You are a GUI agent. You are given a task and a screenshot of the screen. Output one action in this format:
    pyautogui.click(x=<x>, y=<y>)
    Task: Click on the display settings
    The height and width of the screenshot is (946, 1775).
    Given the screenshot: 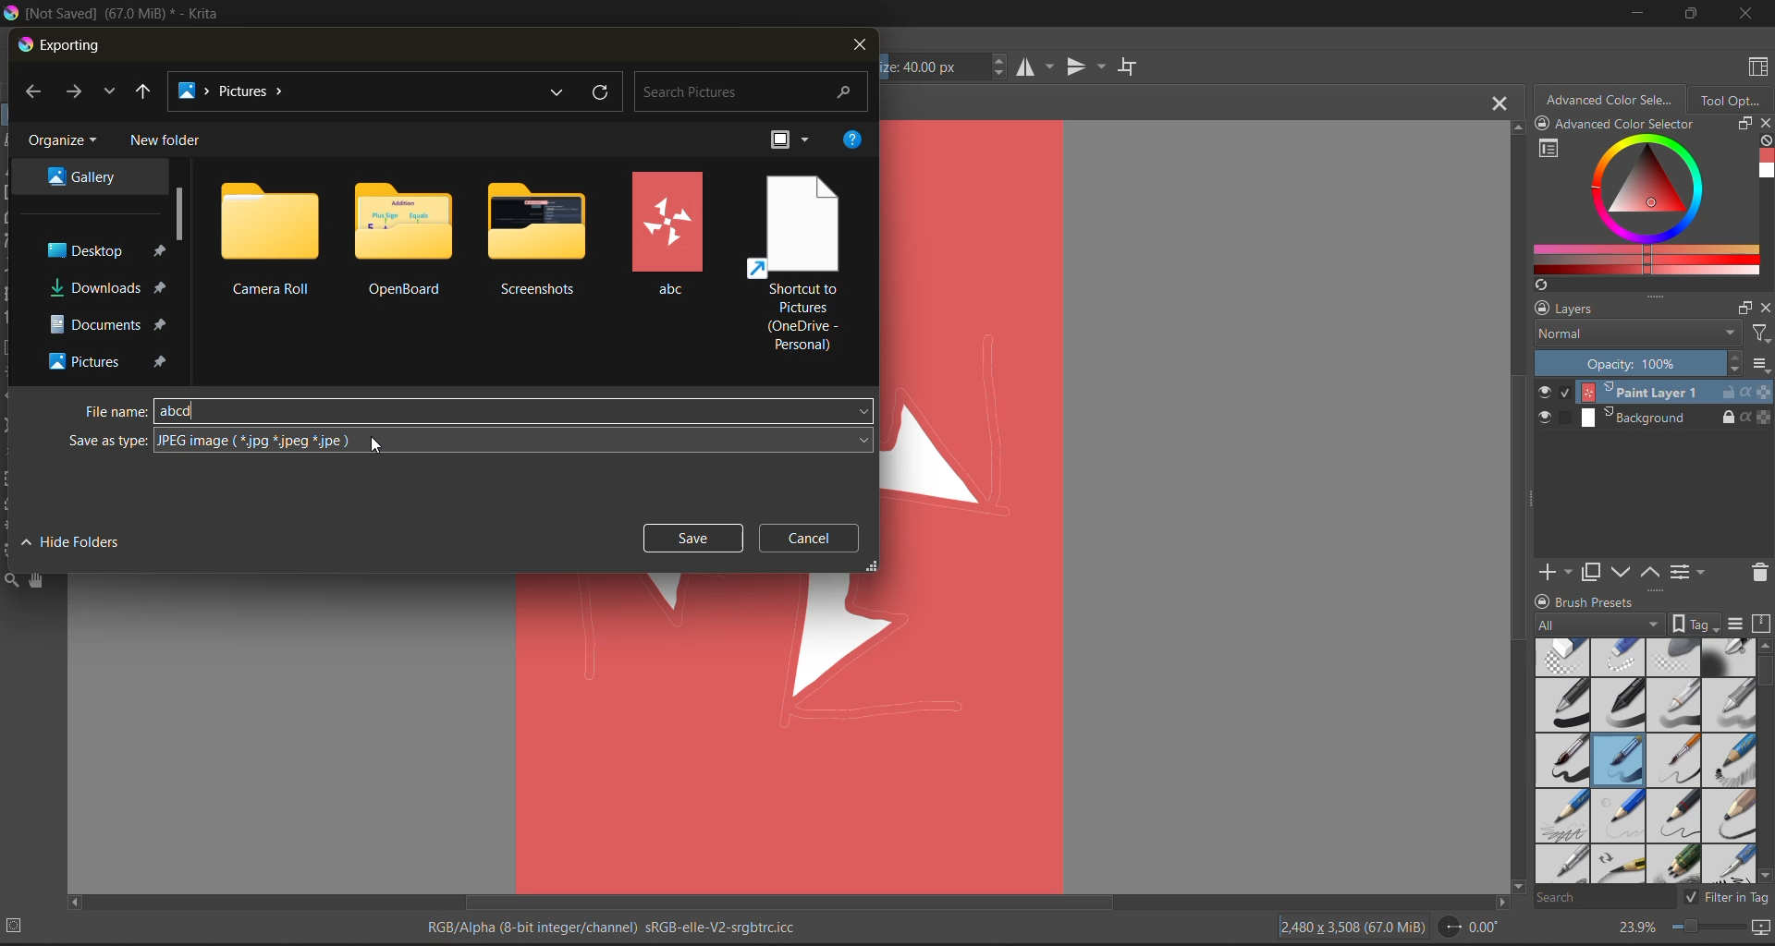 What is the action you would take?
    pyautogui.click(x=1739, y=625)
    